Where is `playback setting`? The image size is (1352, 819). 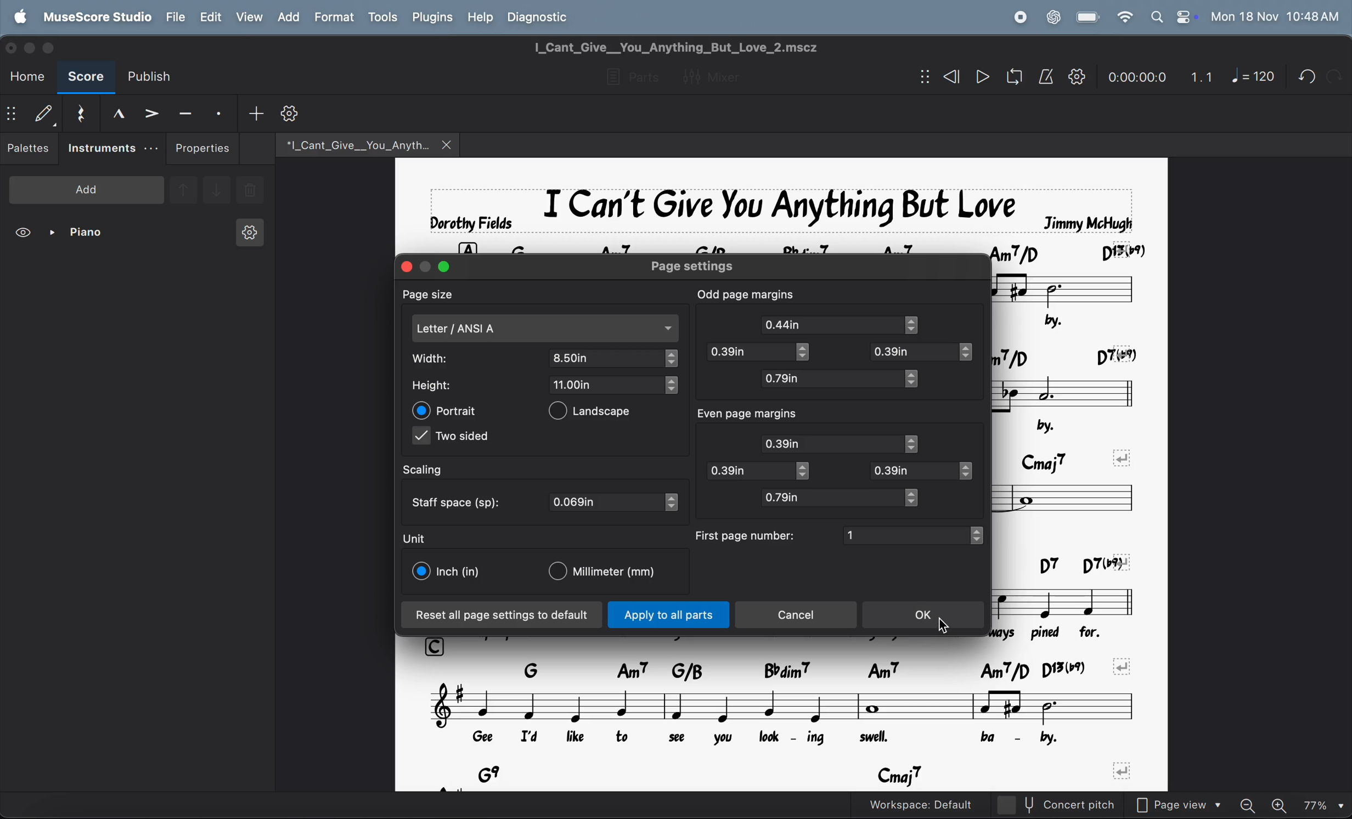 playback setting is located at coordinates (1077, 76).